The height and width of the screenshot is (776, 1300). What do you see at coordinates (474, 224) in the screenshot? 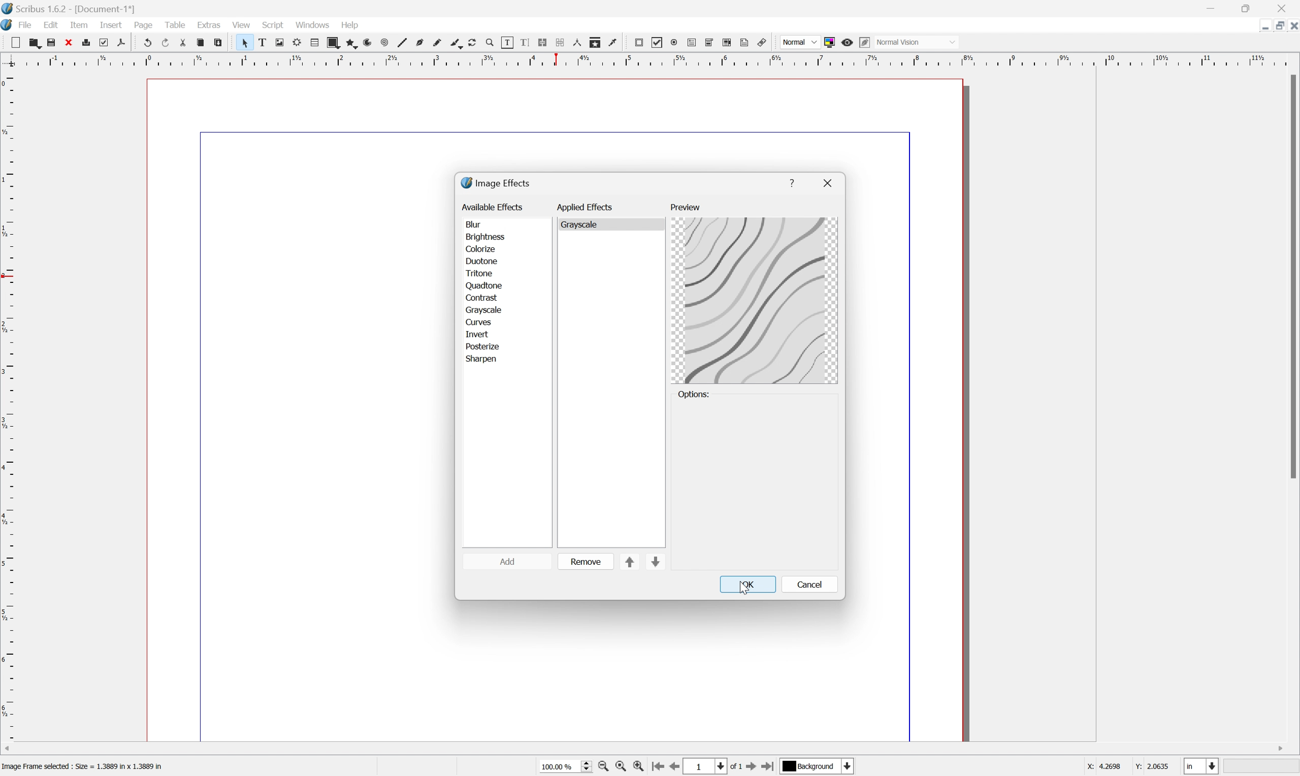
I see `blur` at bounding box center [474, 224].